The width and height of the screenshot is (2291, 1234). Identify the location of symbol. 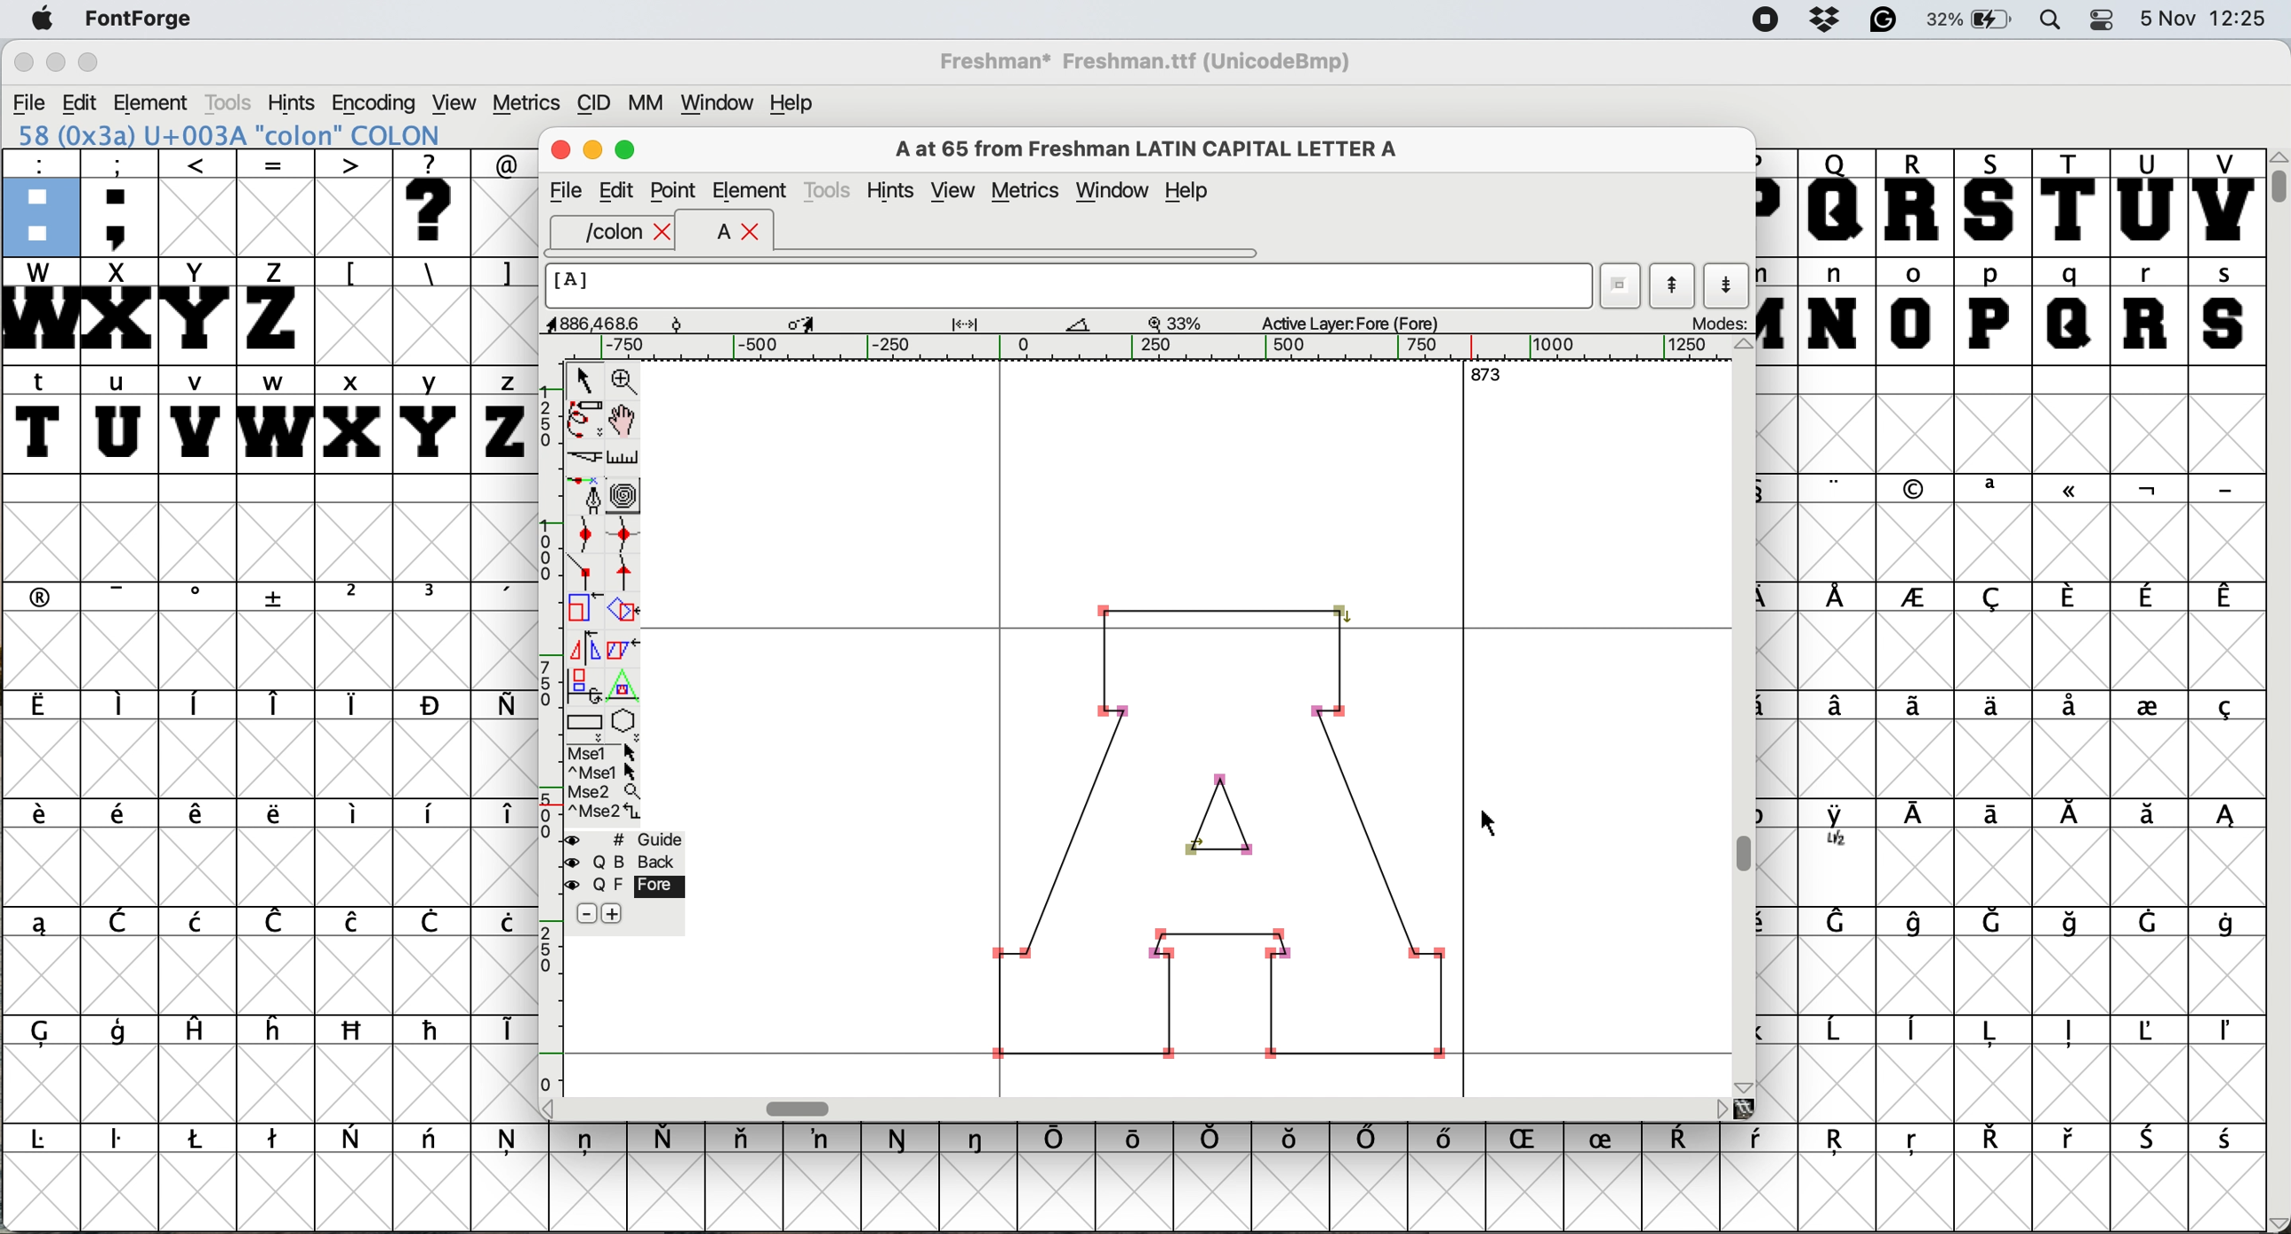
(199, 920).